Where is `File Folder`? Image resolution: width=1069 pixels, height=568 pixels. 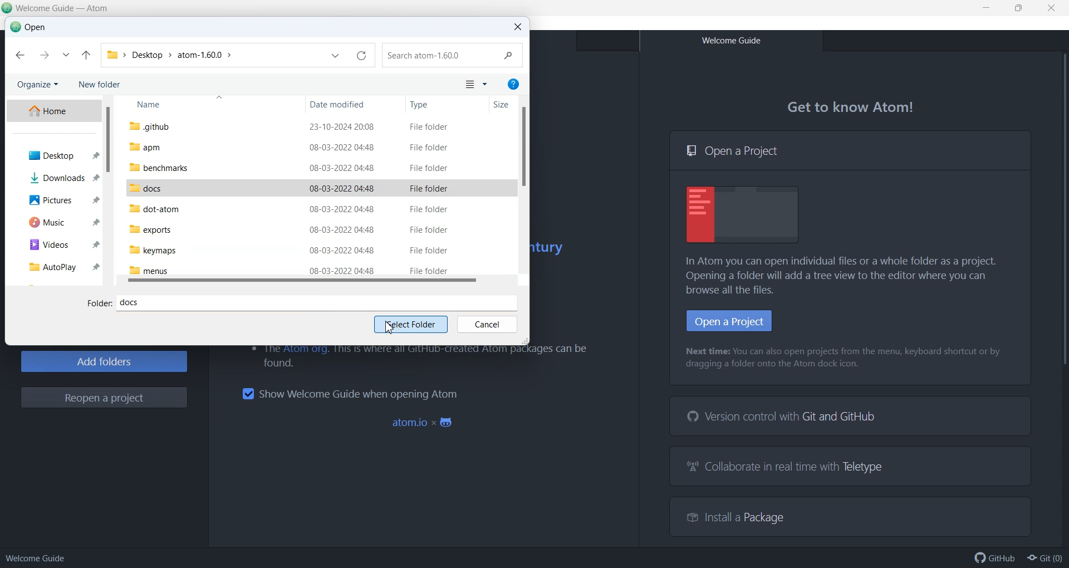
File Folder is located at coordinates (430, 127).